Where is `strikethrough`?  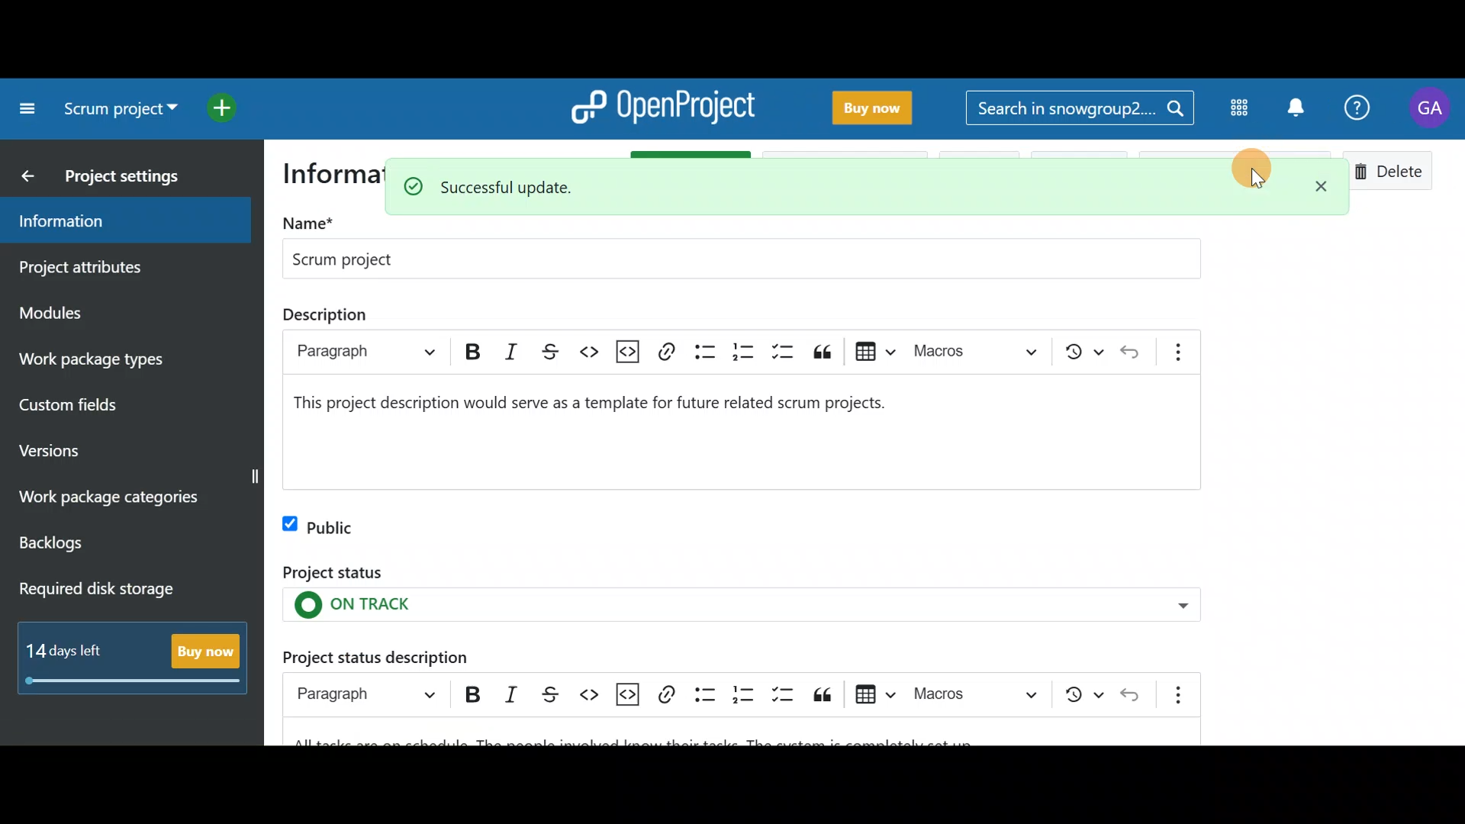
strikethrough is located at coordinates (549, 352).